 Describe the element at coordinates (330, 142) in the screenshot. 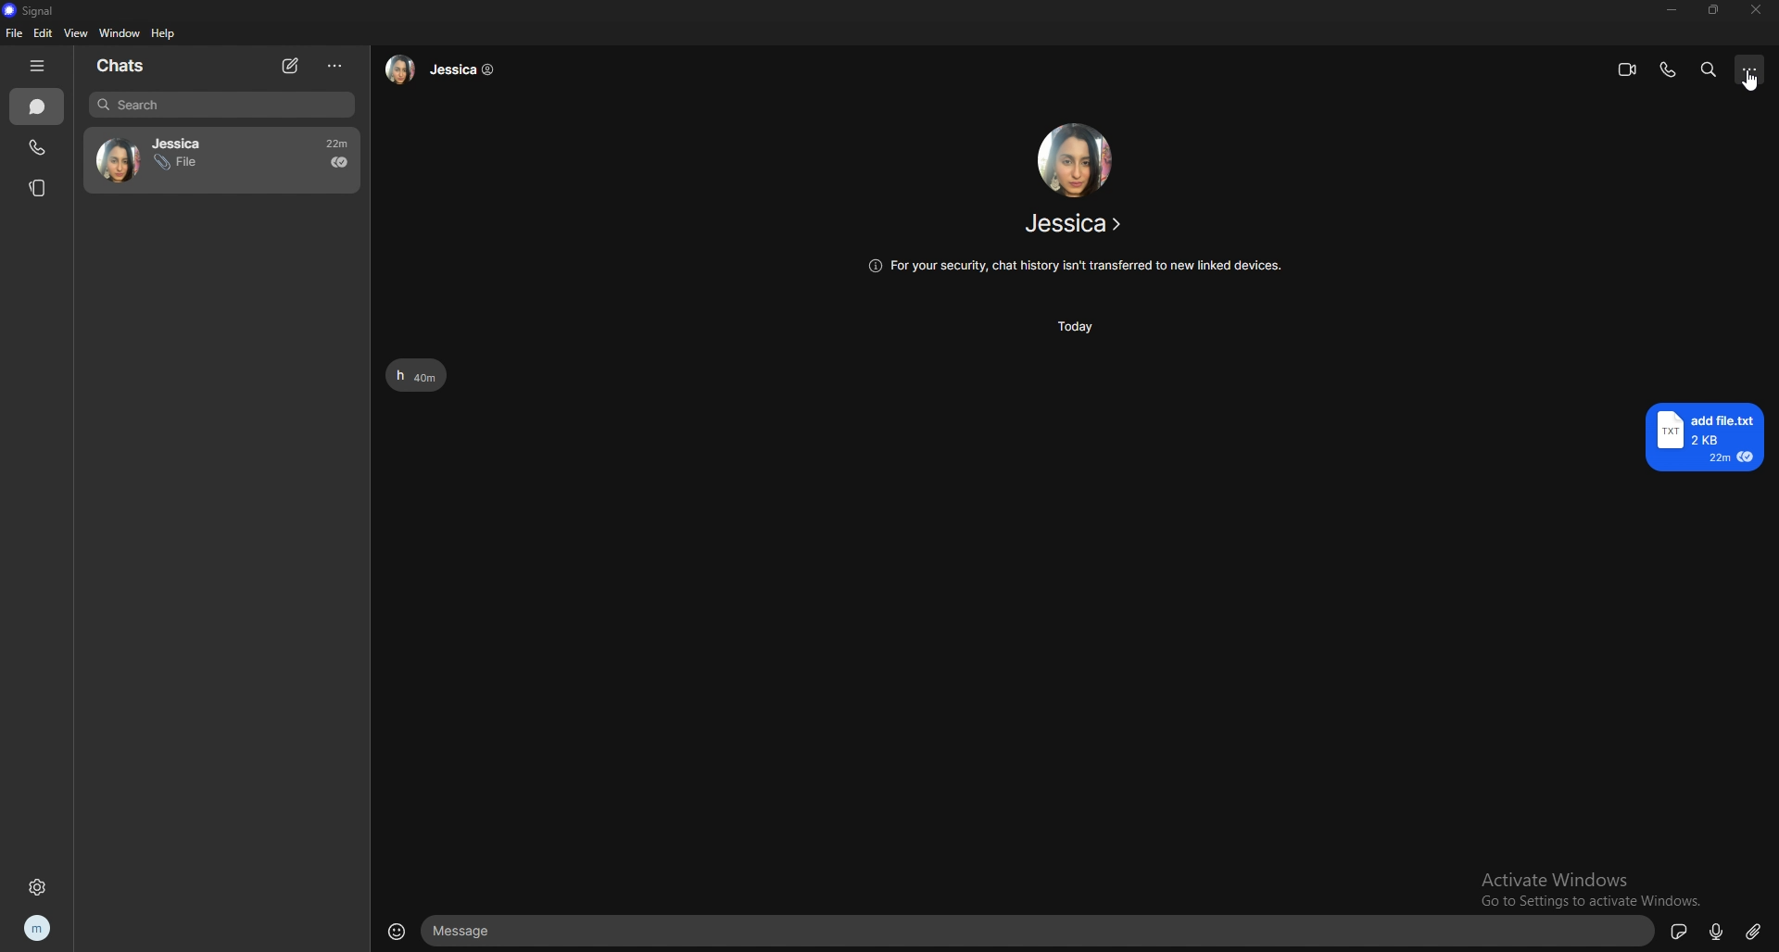

I see `22m` at that location.